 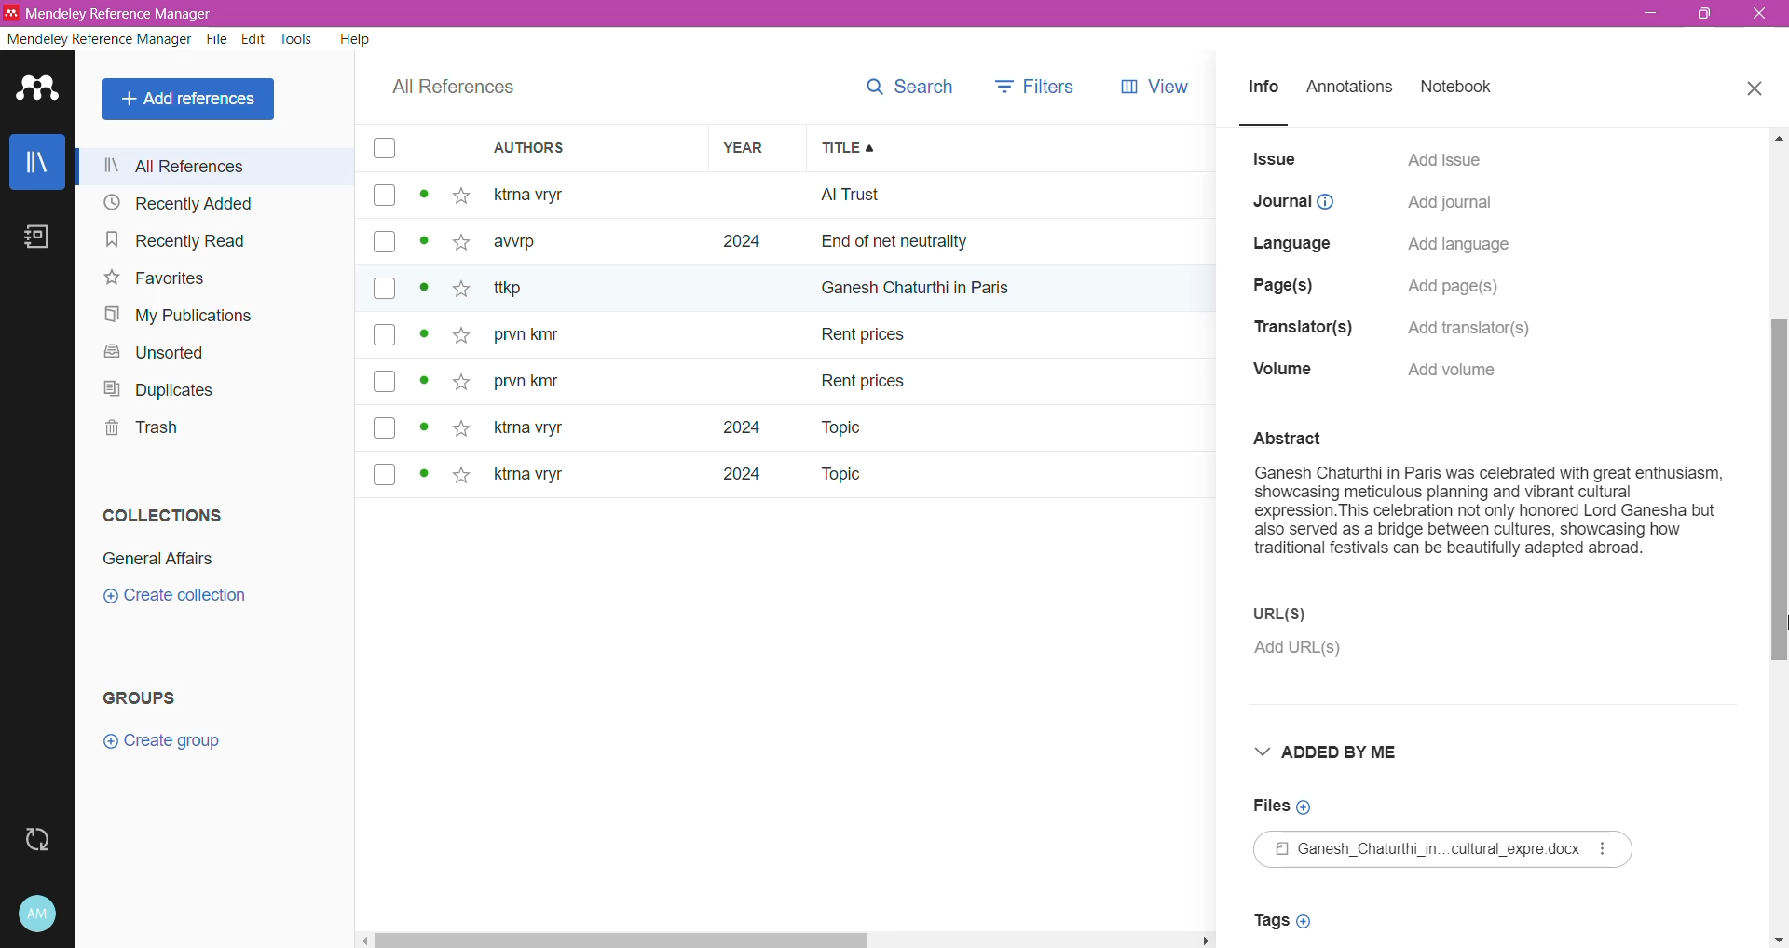 What do you see at coordinates (466, 336) in the screenshot?
I see `Click to add the reference item to Favorites` at bounding box center [466, 336].